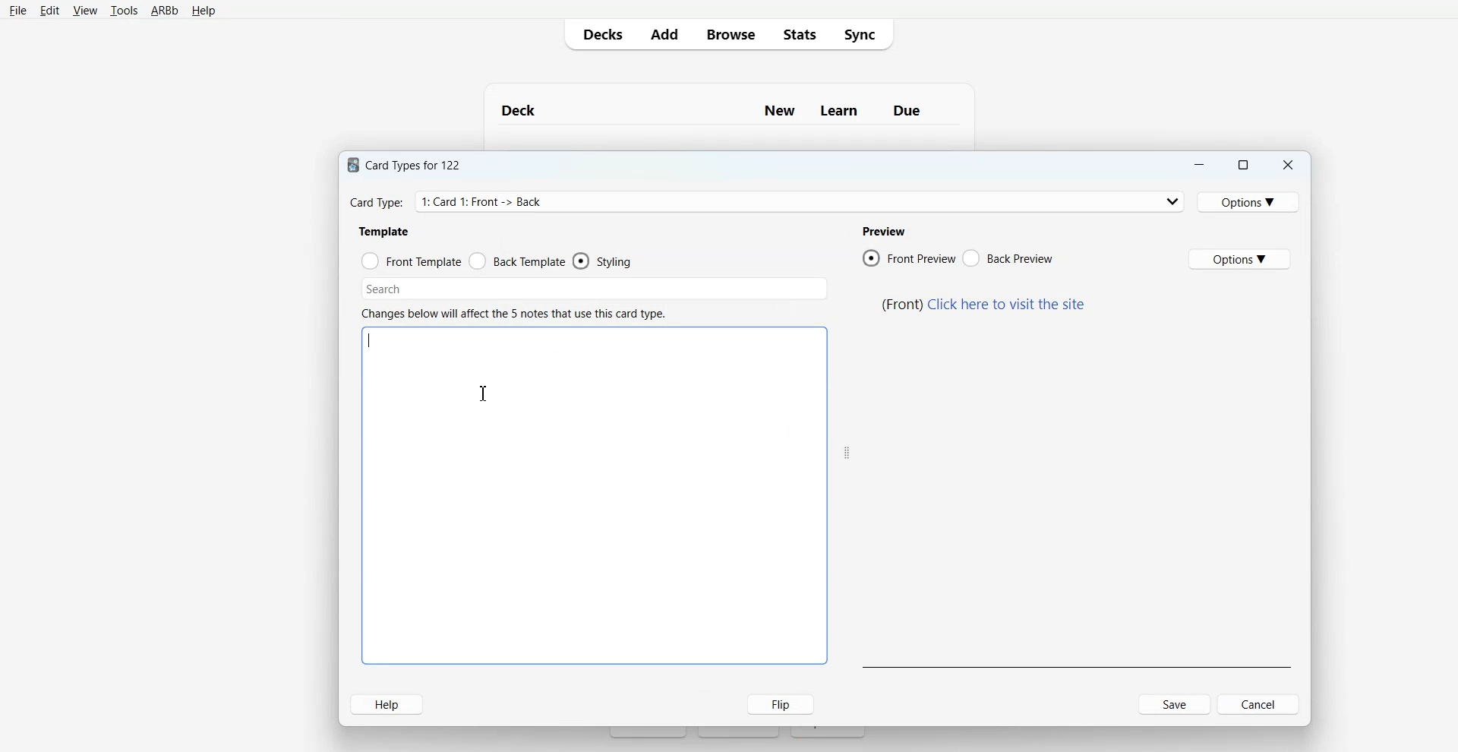 The height and width of the screenshot is (752, 1458). What do you see at coordinates (516, 313) in the screenshot?
I see `text 6` at bounding box center [516, 313].